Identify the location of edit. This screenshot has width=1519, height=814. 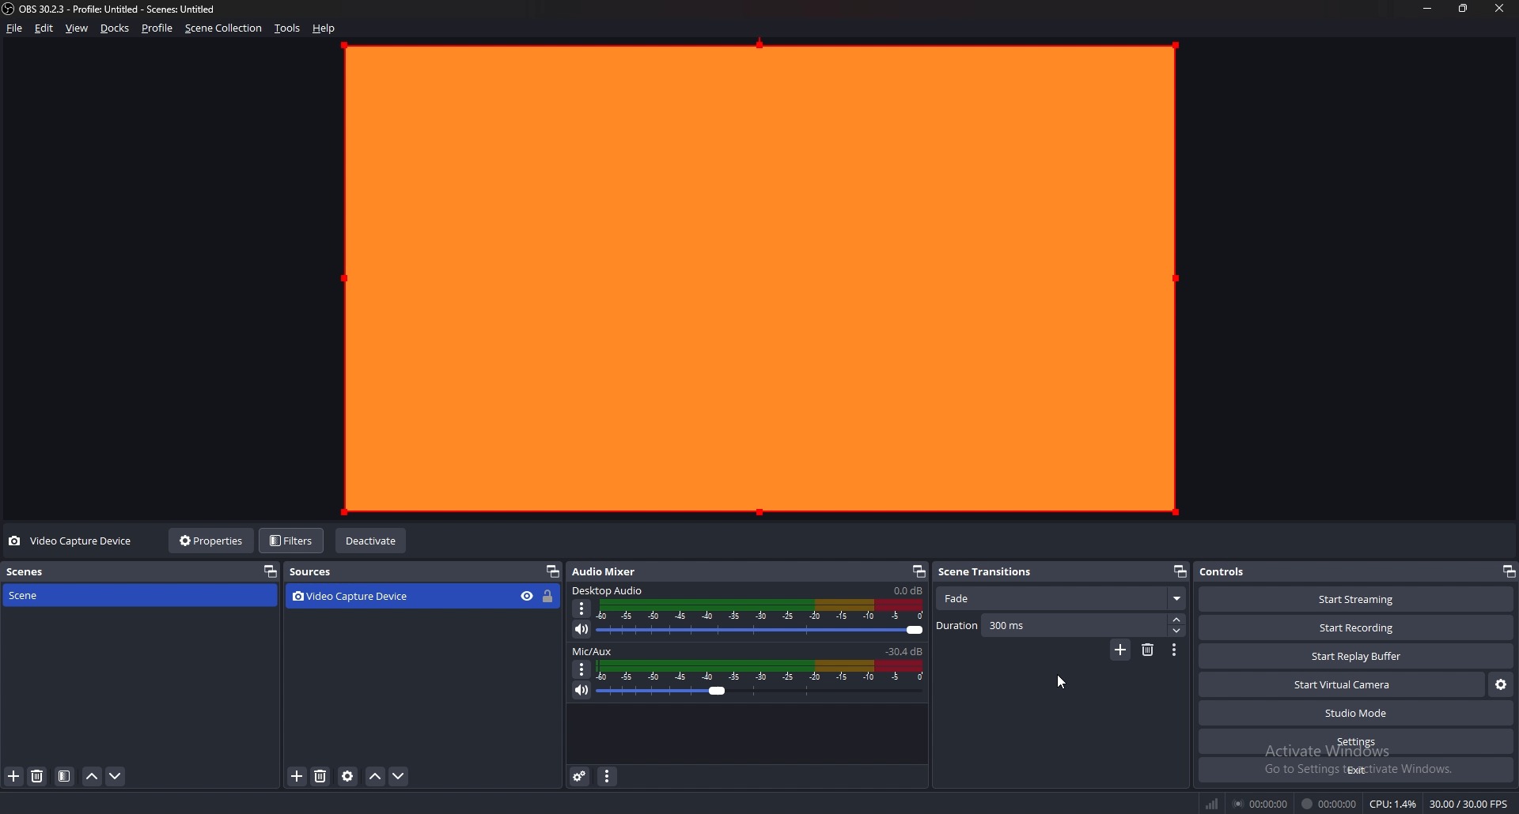
(44, 28).